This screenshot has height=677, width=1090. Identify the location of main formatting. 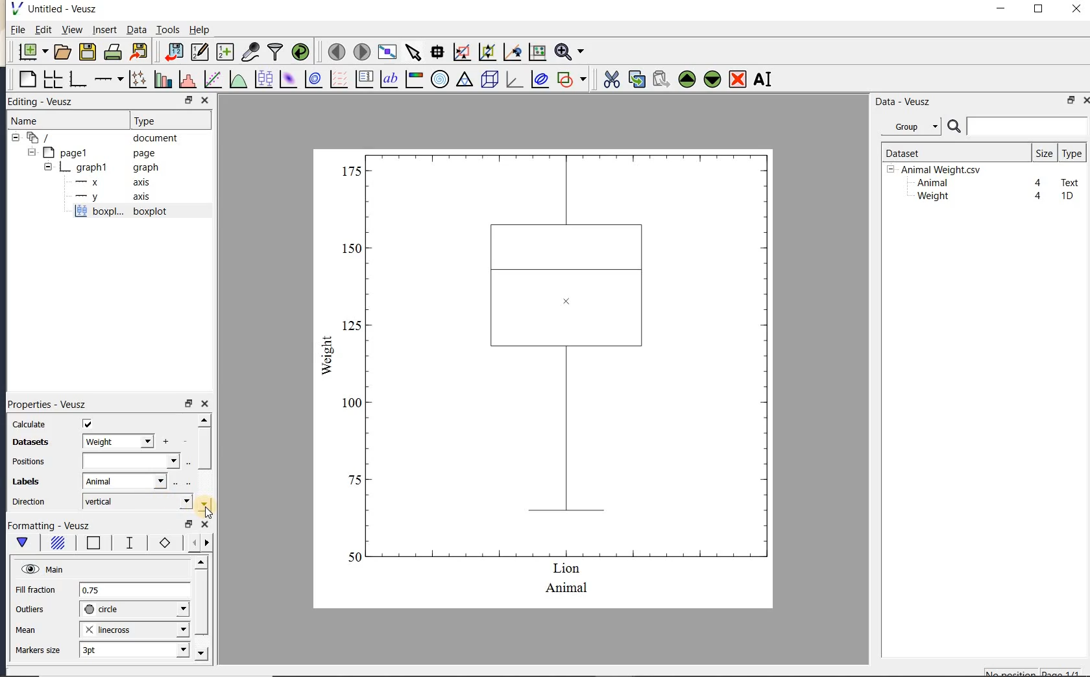
(22, 545).